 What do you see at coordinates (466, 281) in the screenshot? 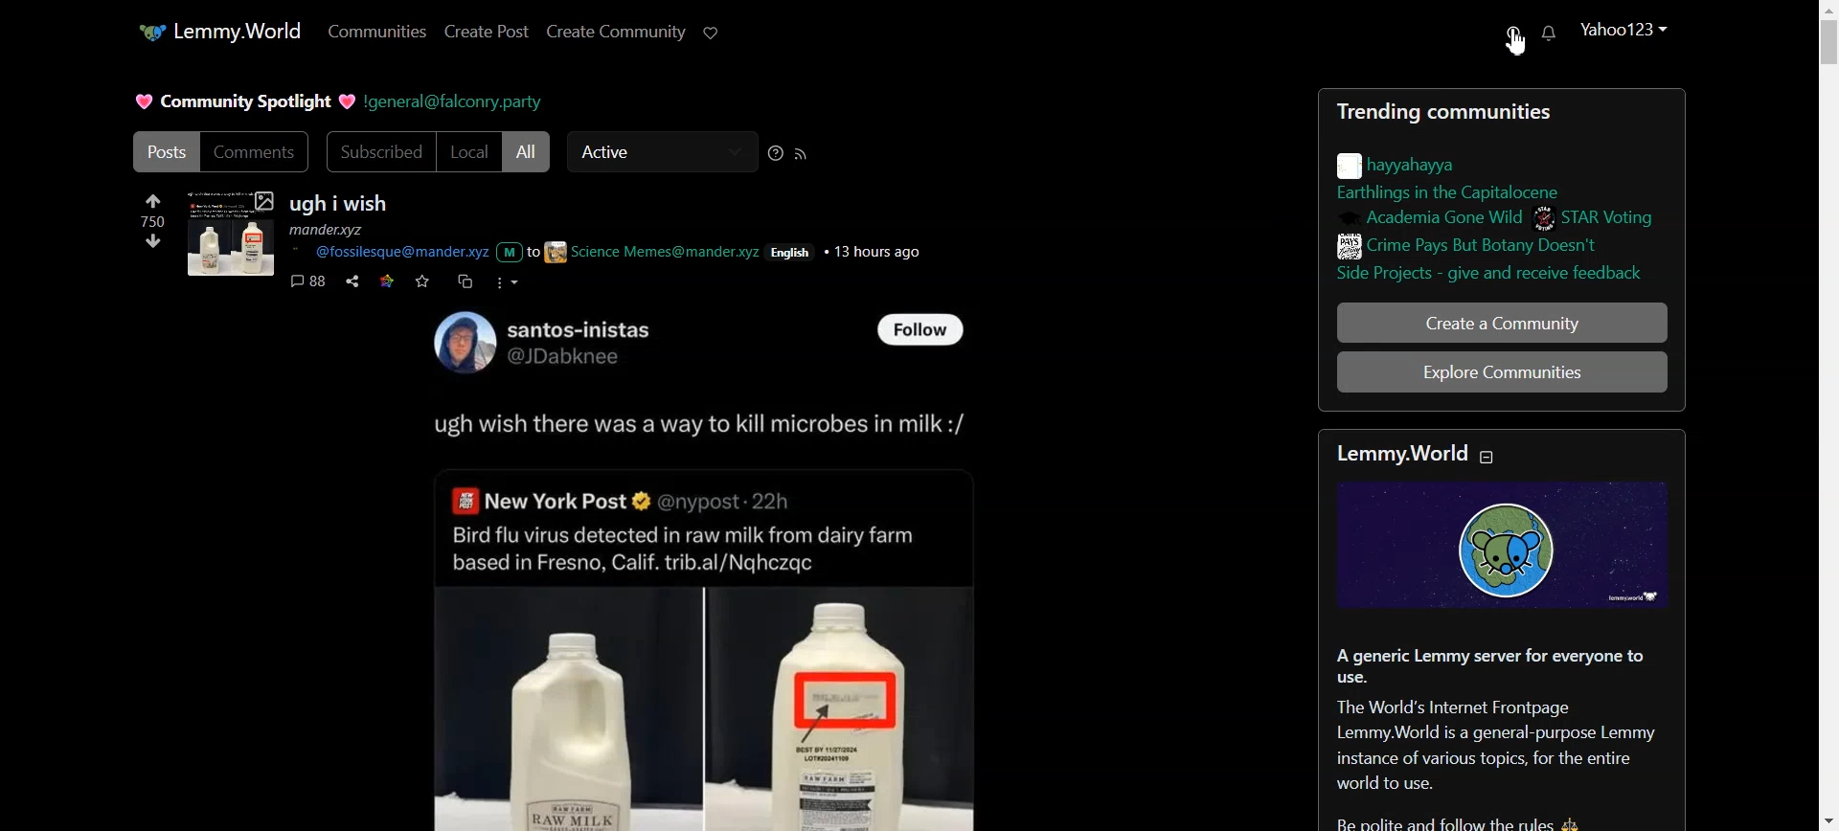
I see `Copy` at bounding box center [466, 281].